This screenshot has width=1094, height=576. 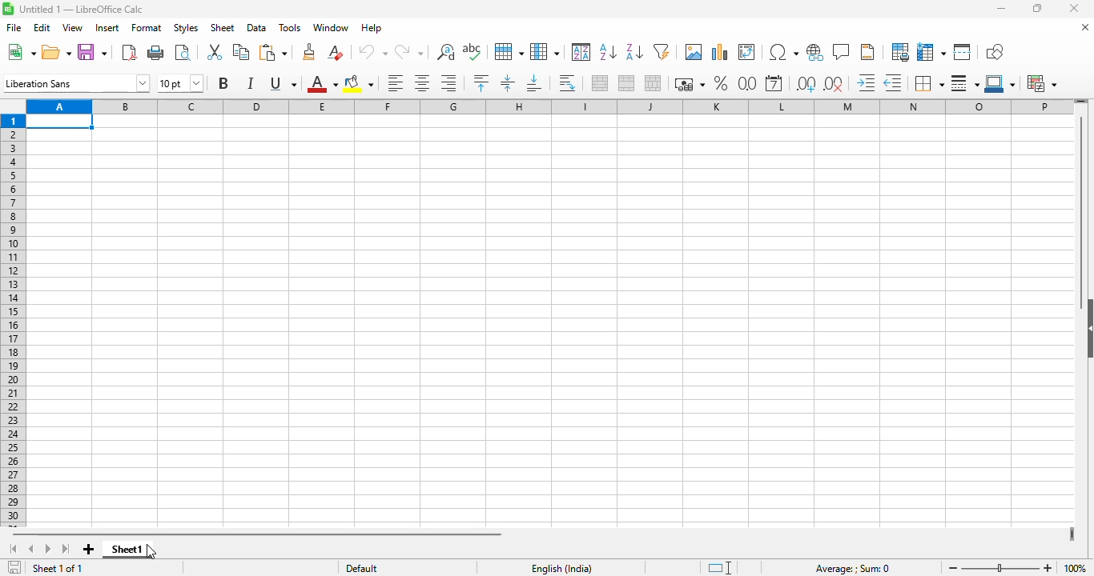 What do you see at coordinates (1075, 568) in the screenshot?
I see `zoom factor` at bounding box center [1075, 568].